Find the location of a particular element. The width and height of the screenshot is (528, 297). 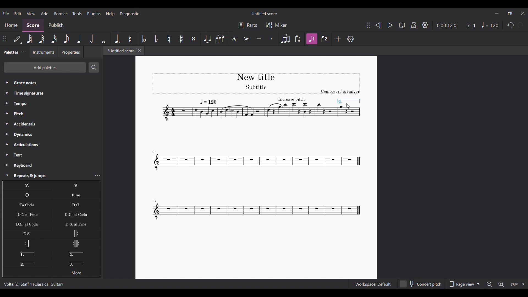

Settings is located at coordinates (351, 39).